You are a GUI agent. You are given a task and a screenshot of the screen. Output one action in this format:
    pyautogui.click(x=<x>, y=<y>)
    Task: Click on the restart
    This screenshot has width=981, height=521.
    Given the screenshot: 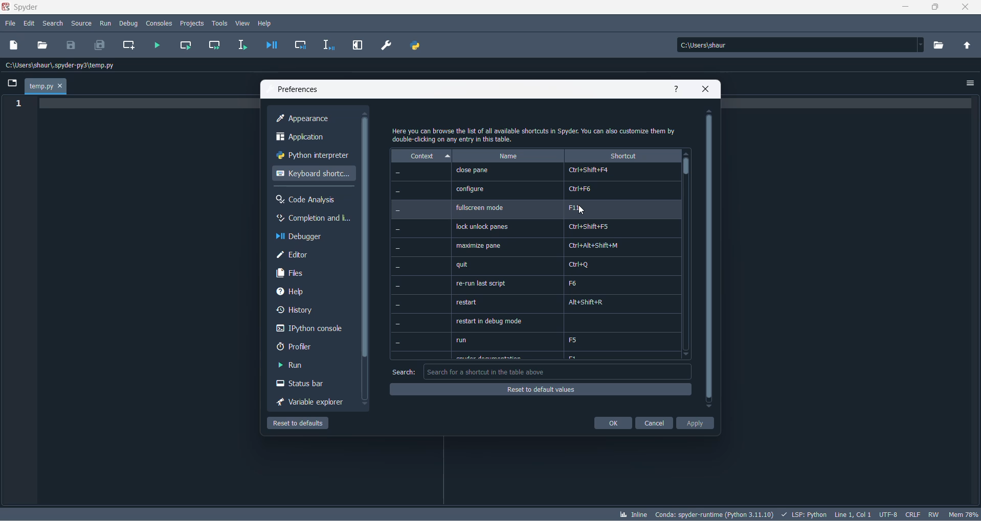 What is the action you would take?
    pyautogui.click(x=468, y=303)
    